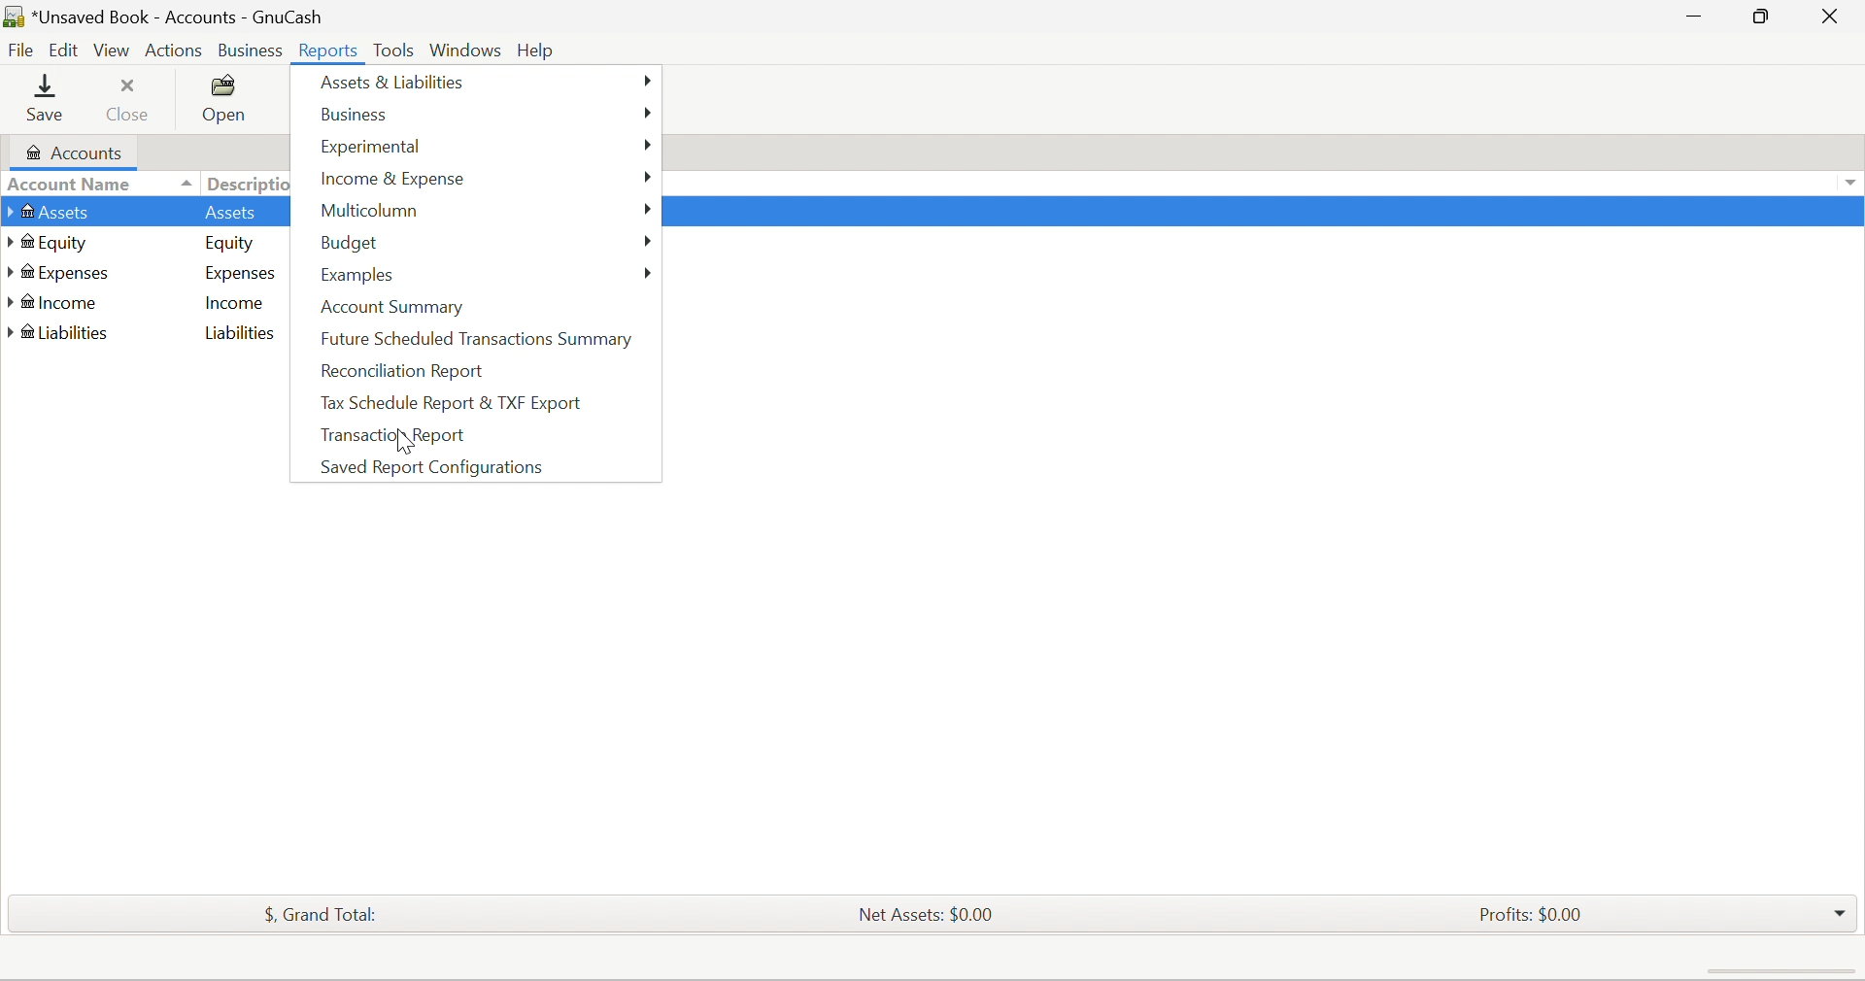 The width and height of the screenshot is (1865, 981). I want to click on Liabilities, so click(61, 333).